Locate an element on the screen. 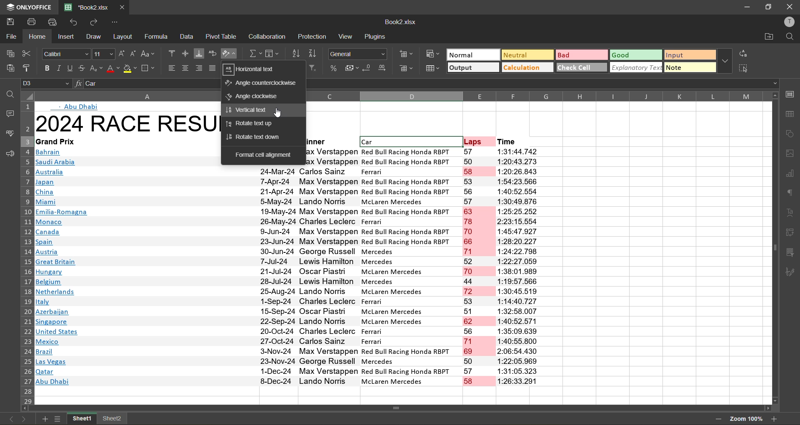  copy is located at coordinates (7, 55).